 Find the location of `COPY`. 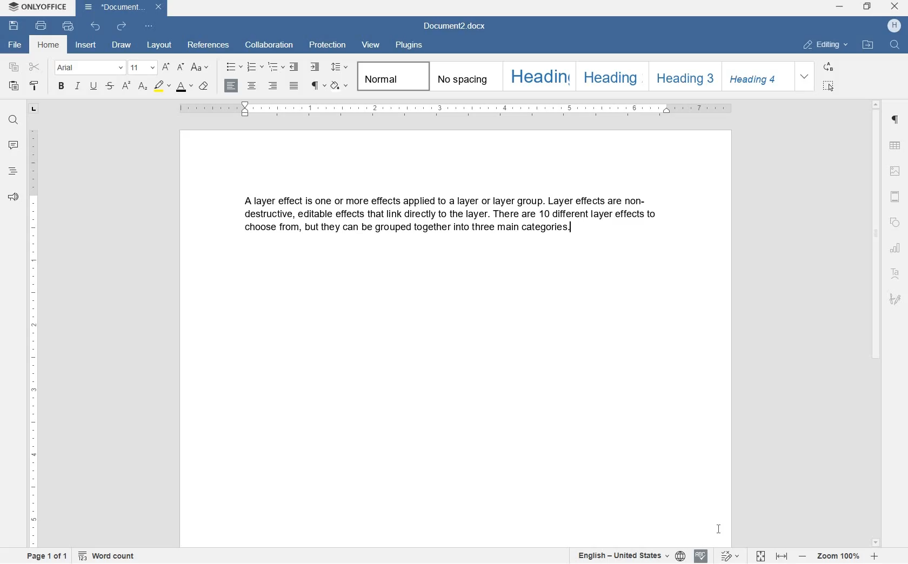

COPY is located at coordinates (14, 68).